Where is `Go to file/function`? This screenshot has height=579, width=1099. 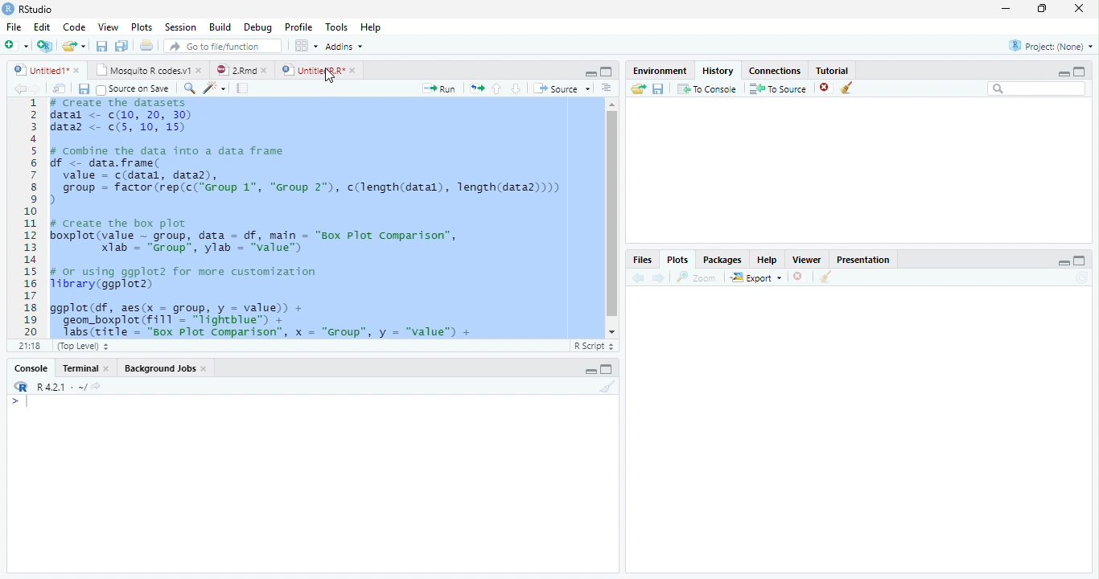
Go to file/function is located at coordinates (224, 46).